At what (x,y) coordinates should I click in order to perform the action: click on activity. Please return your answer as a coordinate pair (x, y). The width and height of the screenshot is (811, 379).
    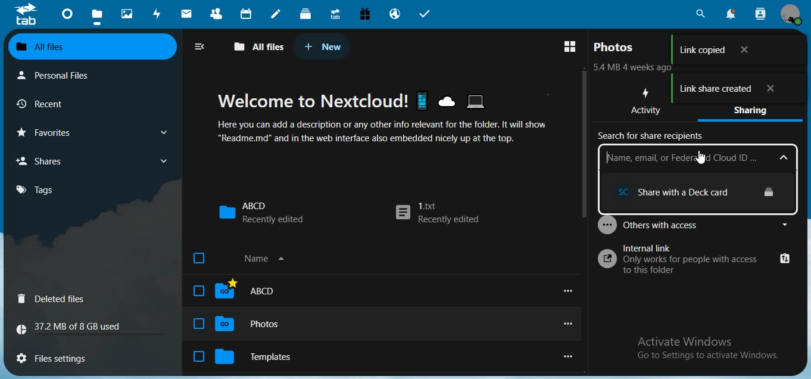
    Looking at the image, I should click on (160, 14).